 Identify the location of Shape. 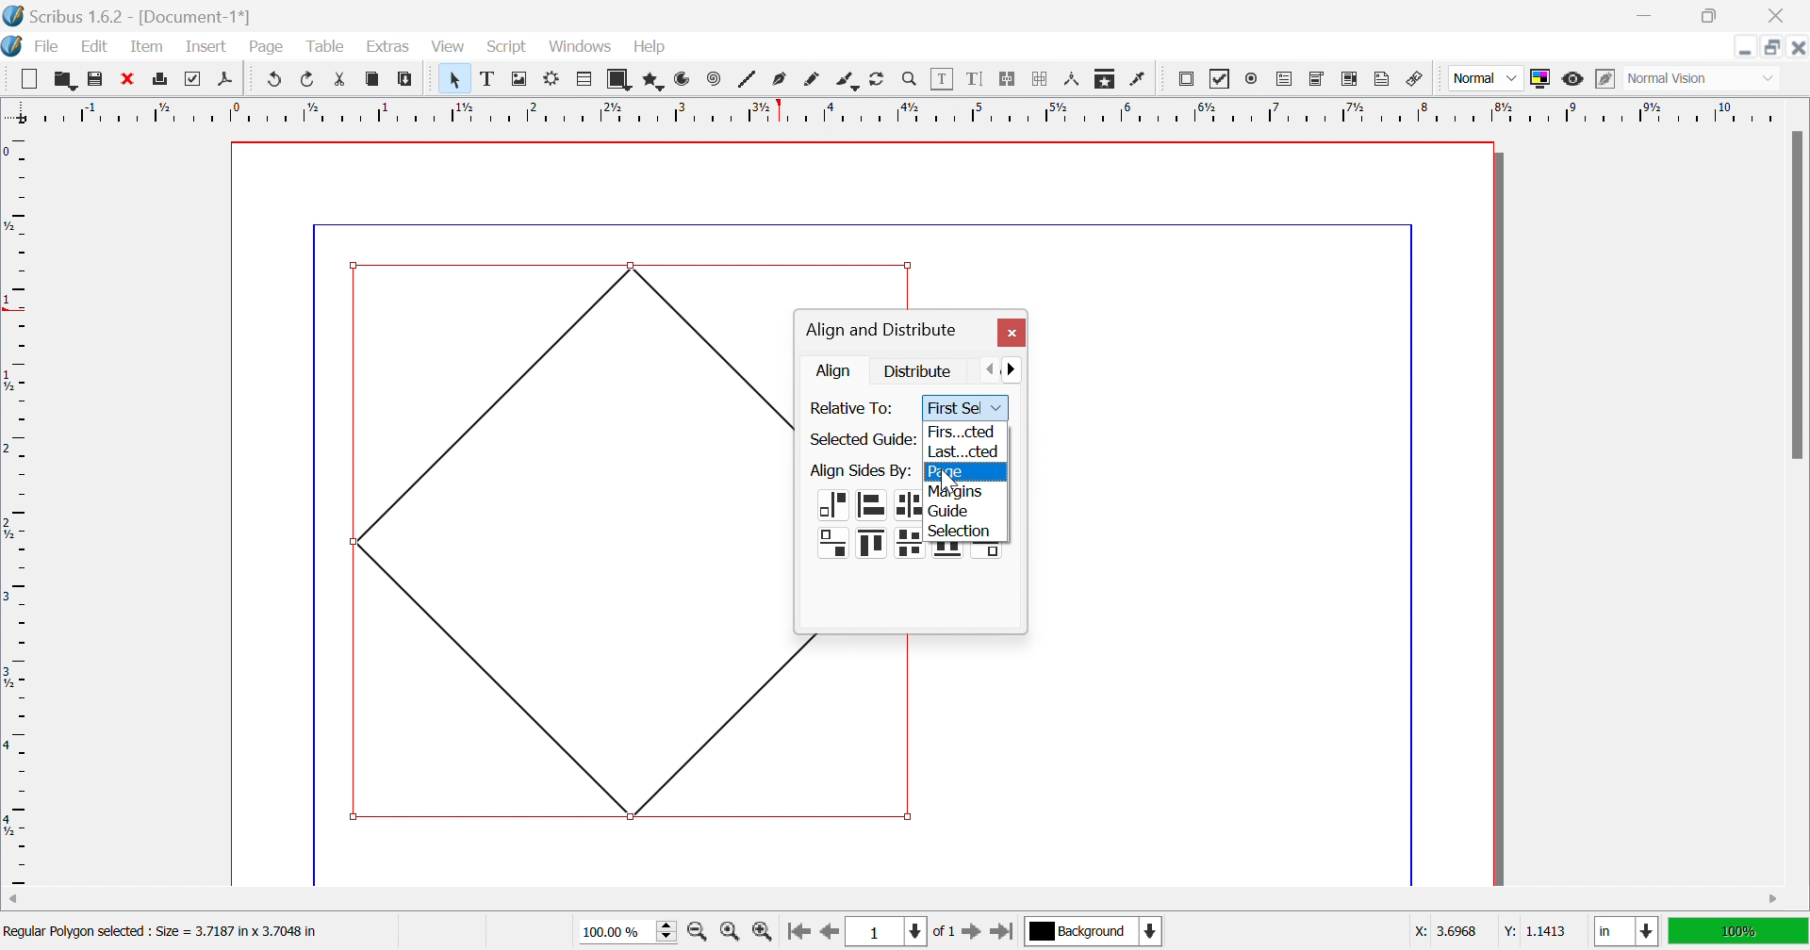
(622, 80).